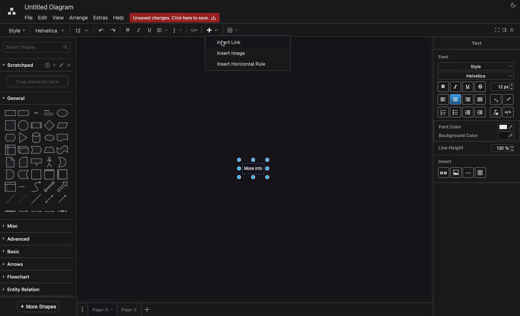 This screenshot has width=520, height=316. What do you see at coordinates (222, 44) in the screenshot?
I see `Cursor` at bounding box center [222, 44].